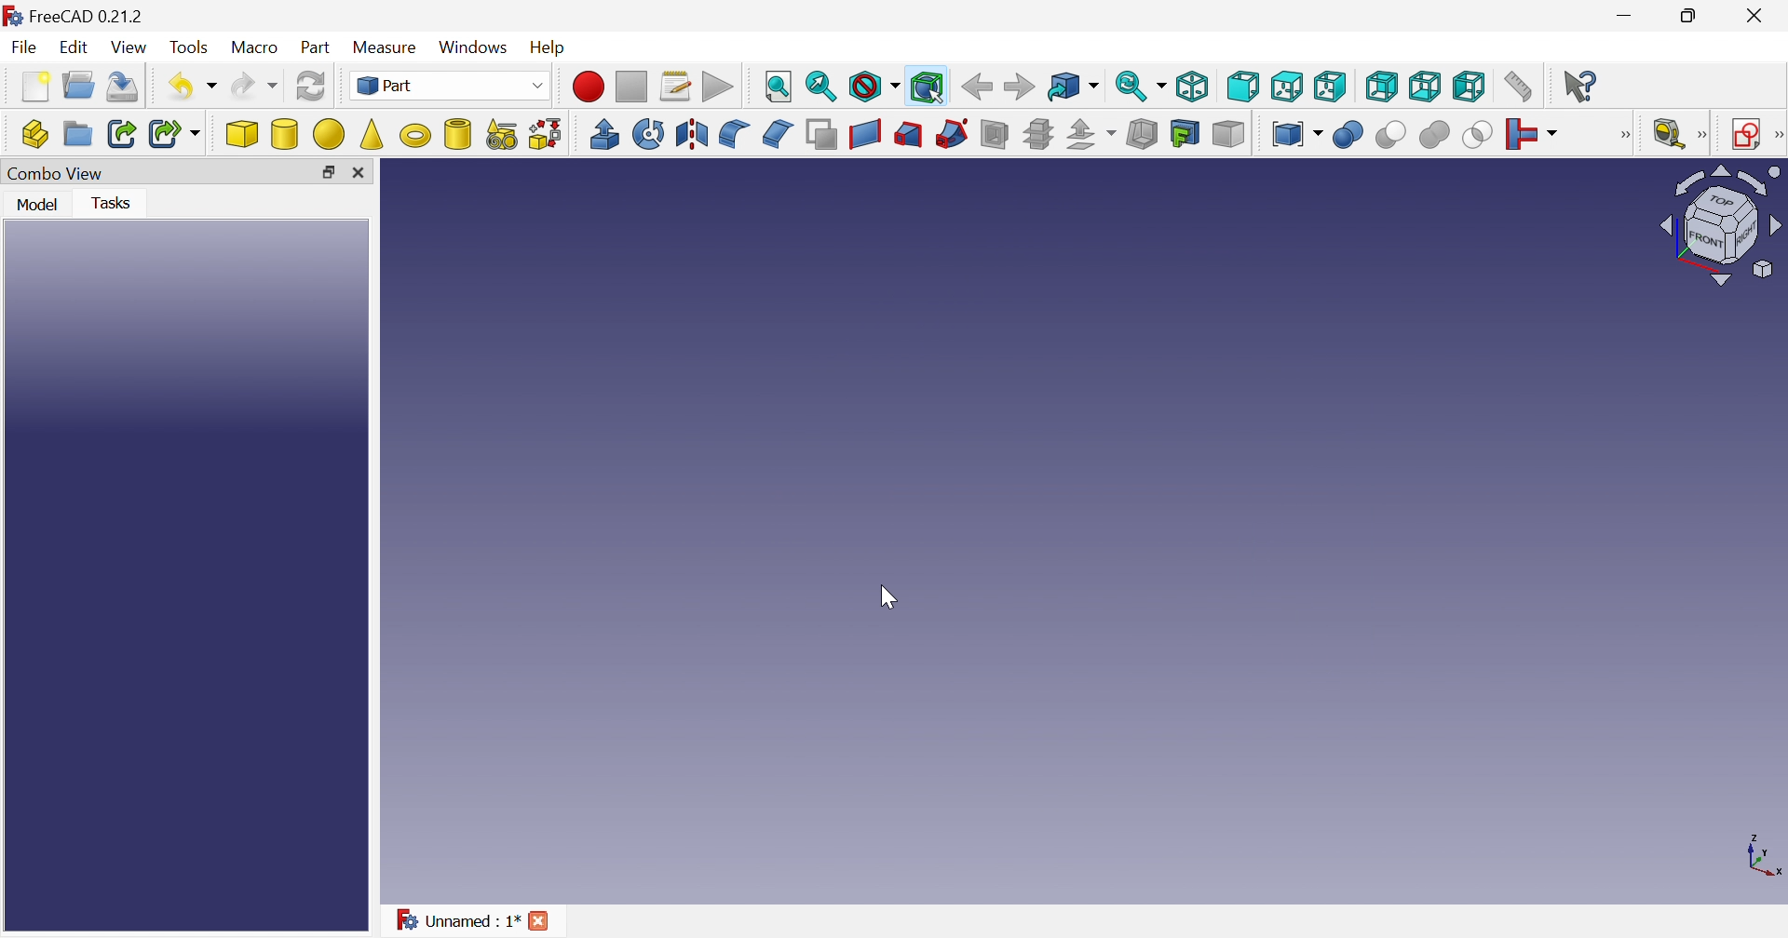 This screenshot has width=1788, height=938. Describe the element at coordinates (734, 134) in the screenshot. I see `Fillet...` at that location.